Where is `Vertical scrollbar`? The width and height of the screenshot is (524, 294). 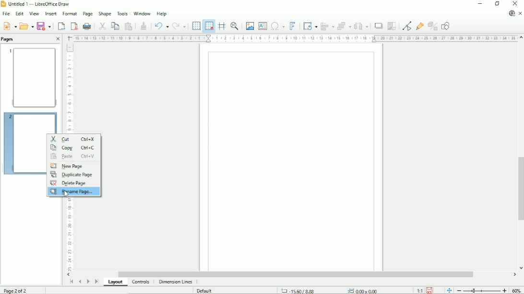 Vertical scrollbar is located at coordinates (519, 189).